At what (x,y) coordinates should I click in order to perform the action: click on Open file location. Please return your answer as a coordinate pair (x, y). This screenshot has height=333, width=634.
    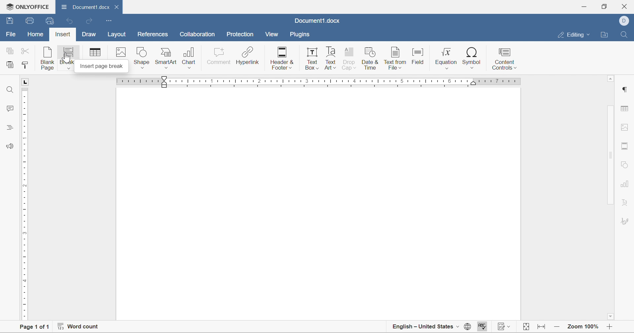
    Looking at the image, I should click on (606, 35).